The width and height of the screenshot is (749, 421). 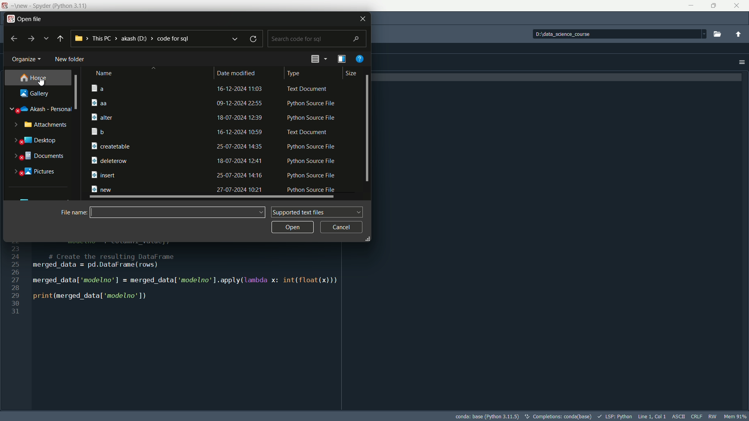 What do you see at coordinates (172, 212) in the screenshot?
I see `name bar` at bounding box center [172, 212].